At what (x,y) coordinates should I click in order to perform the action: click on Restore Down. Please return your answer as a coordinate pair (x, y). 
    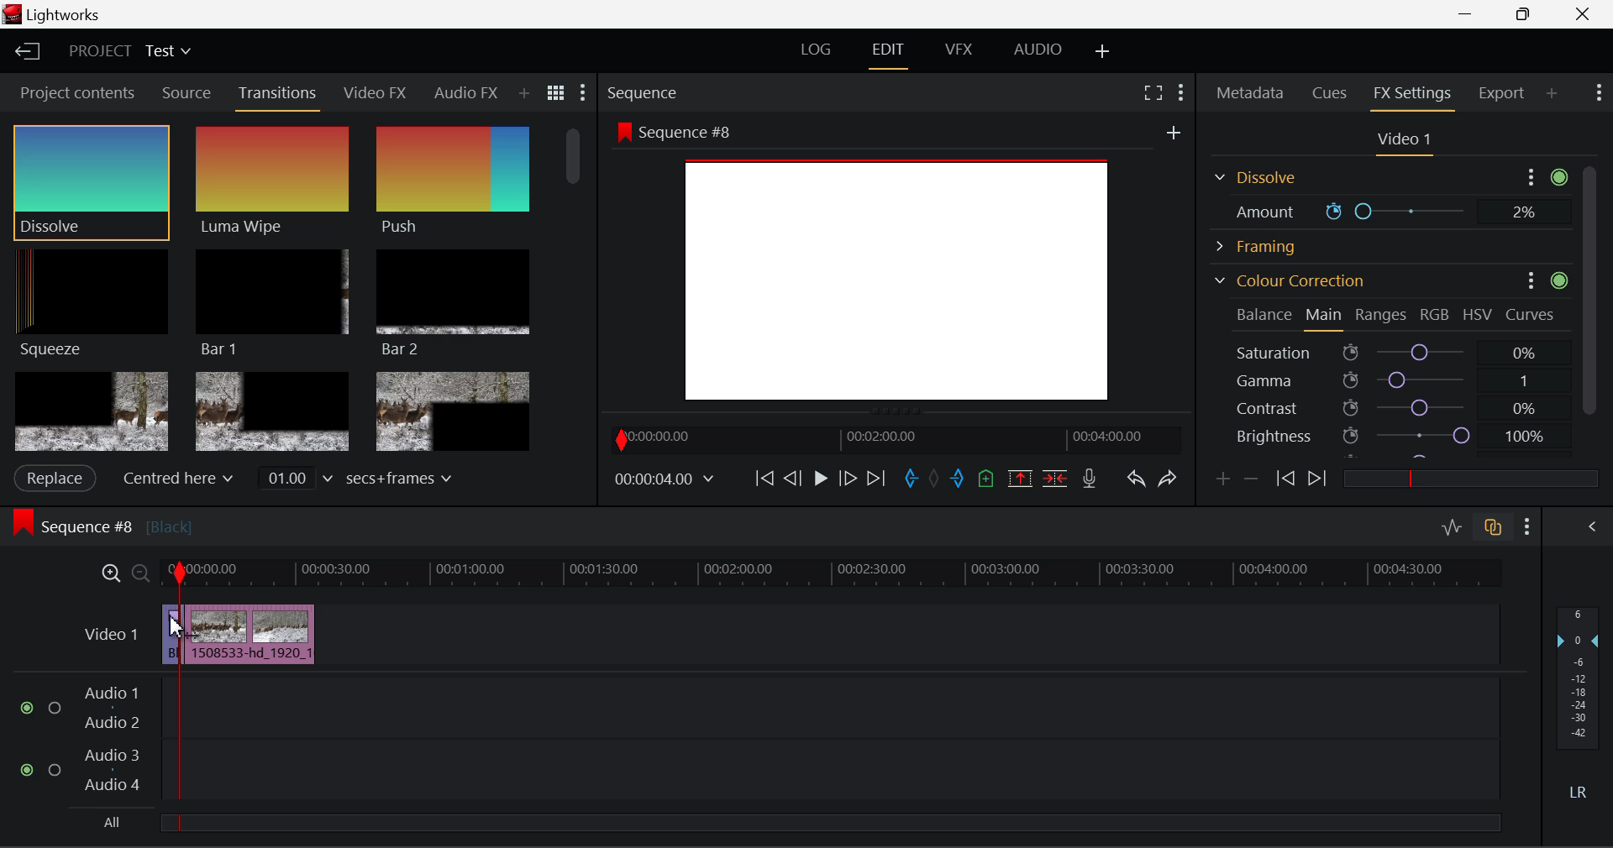
    Looking at the image, I should click on (1471, 14).